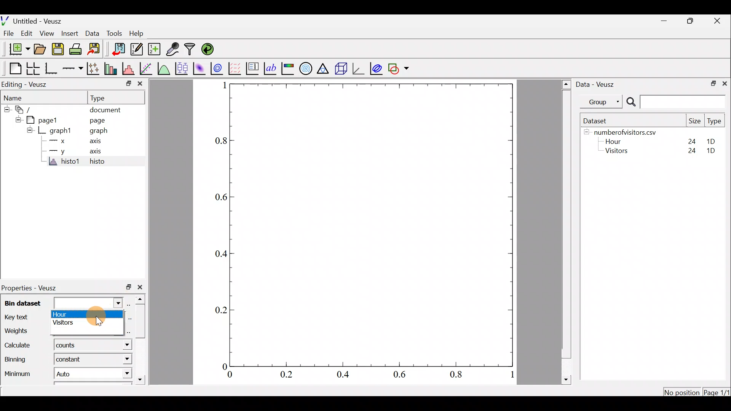 The width and height of the screenshot is (731, 411). What do you see at coordinates (94, 142) in the screenshot?
I see `axis` at bounding box center [94, 142].